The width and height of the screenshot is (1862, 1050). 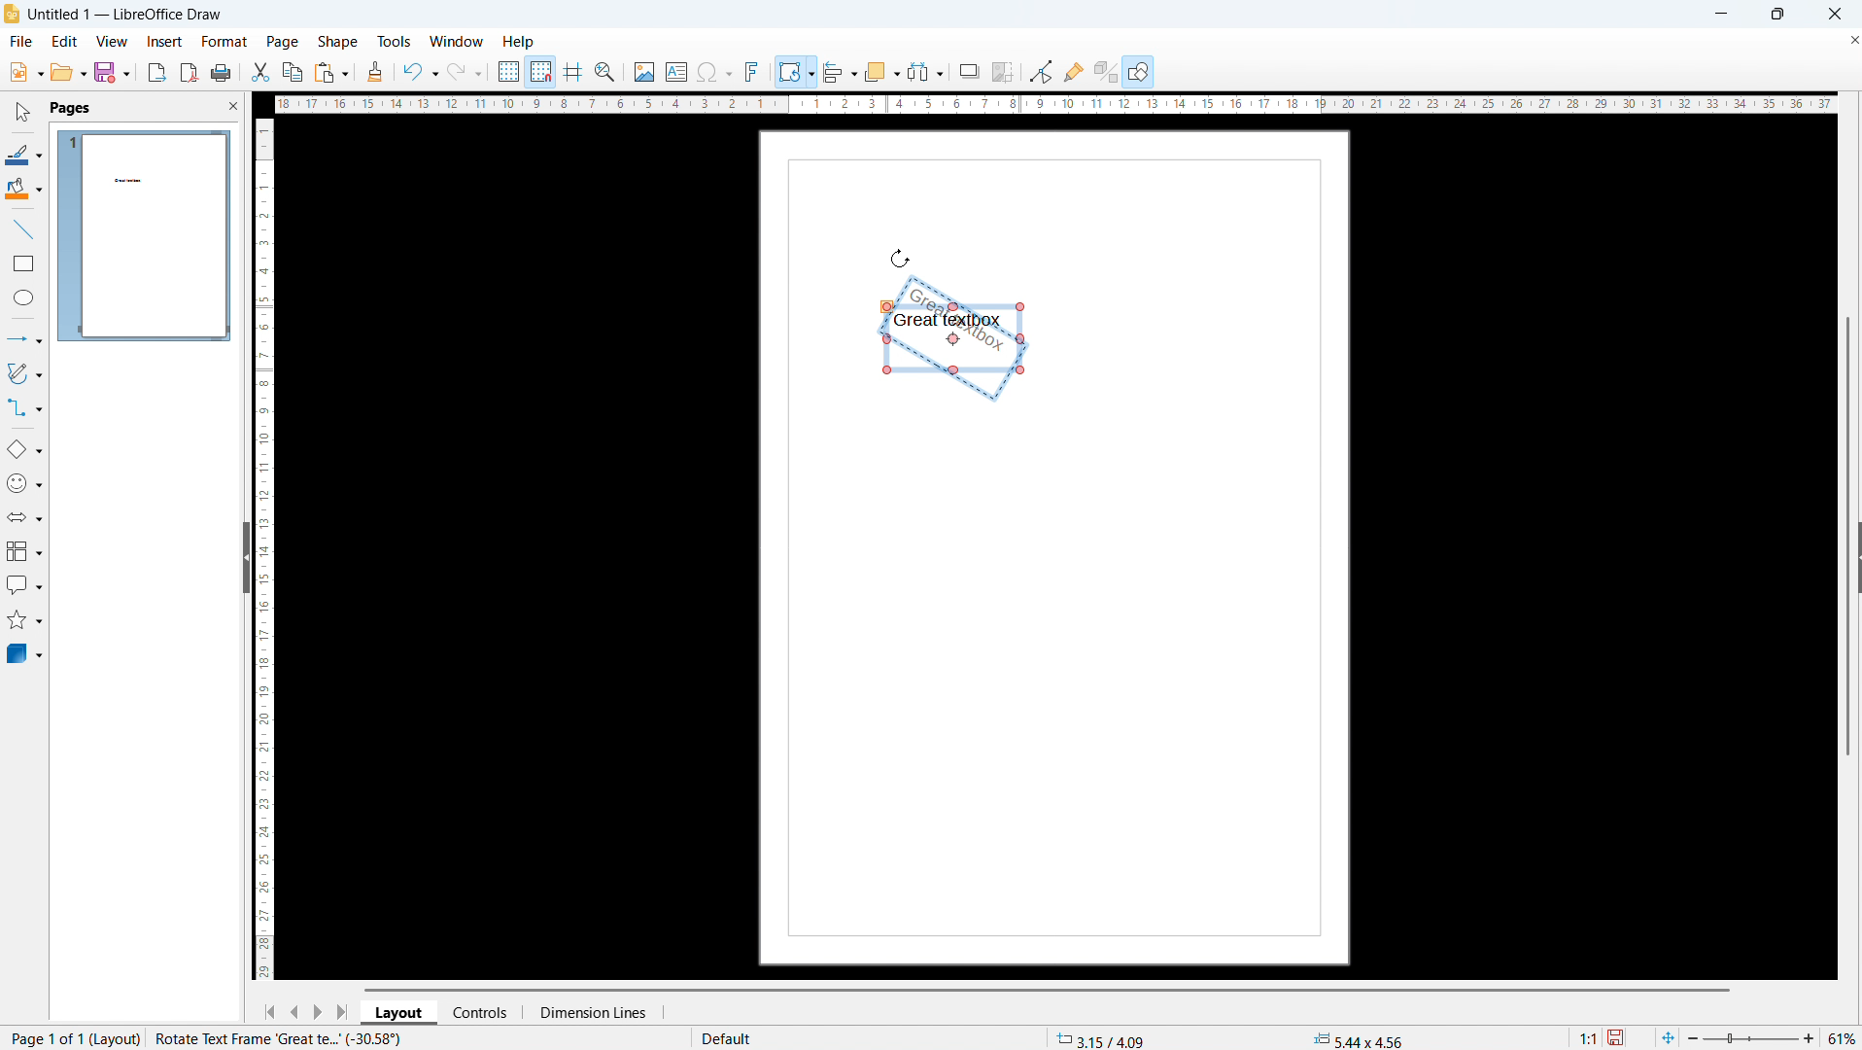 I want to click on Text box being rotated , so click(x=973, y=318).